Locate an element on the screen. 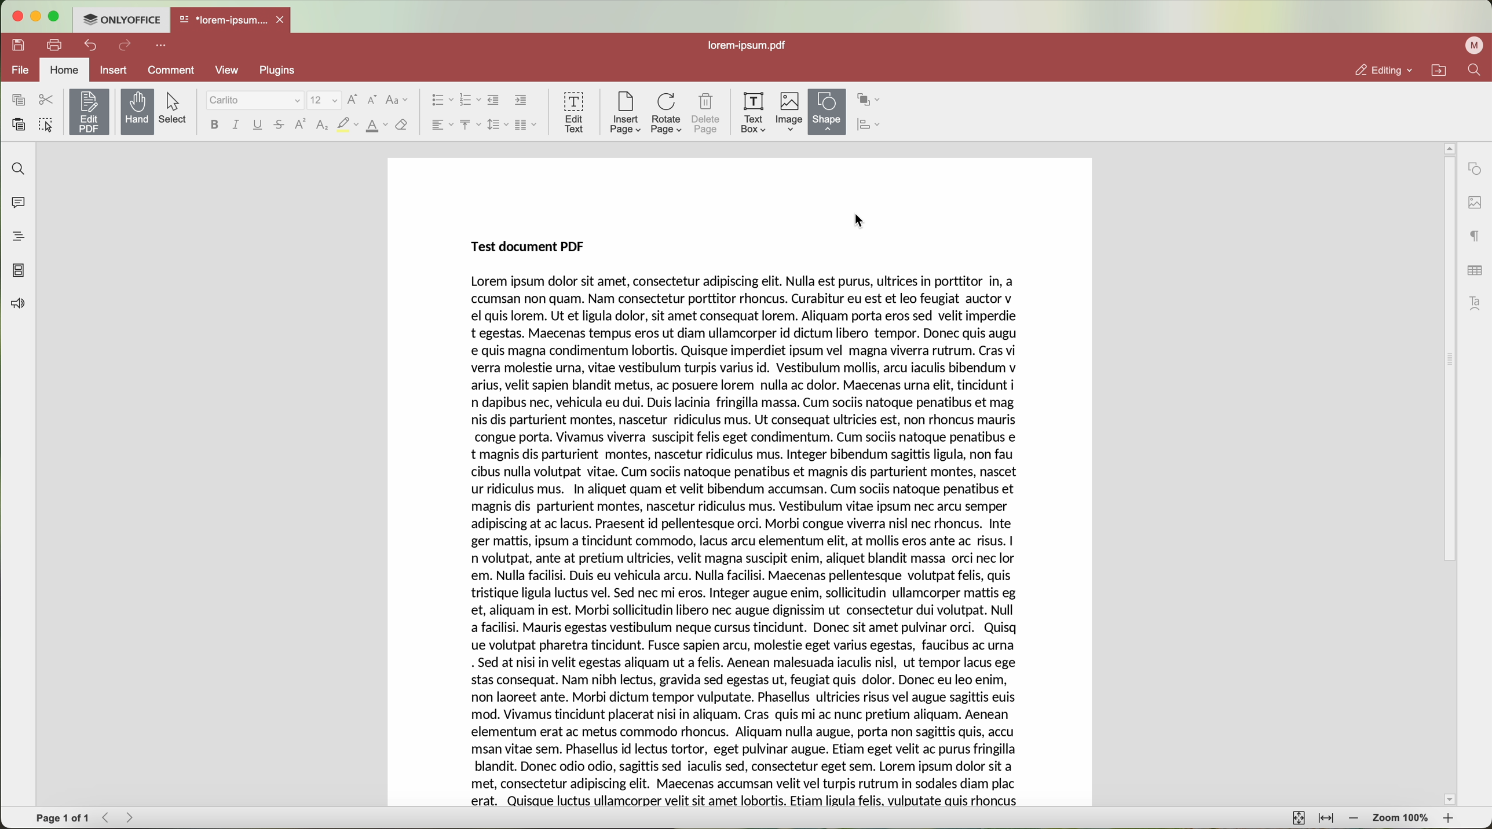  close program is located at coordinates (18, 17).